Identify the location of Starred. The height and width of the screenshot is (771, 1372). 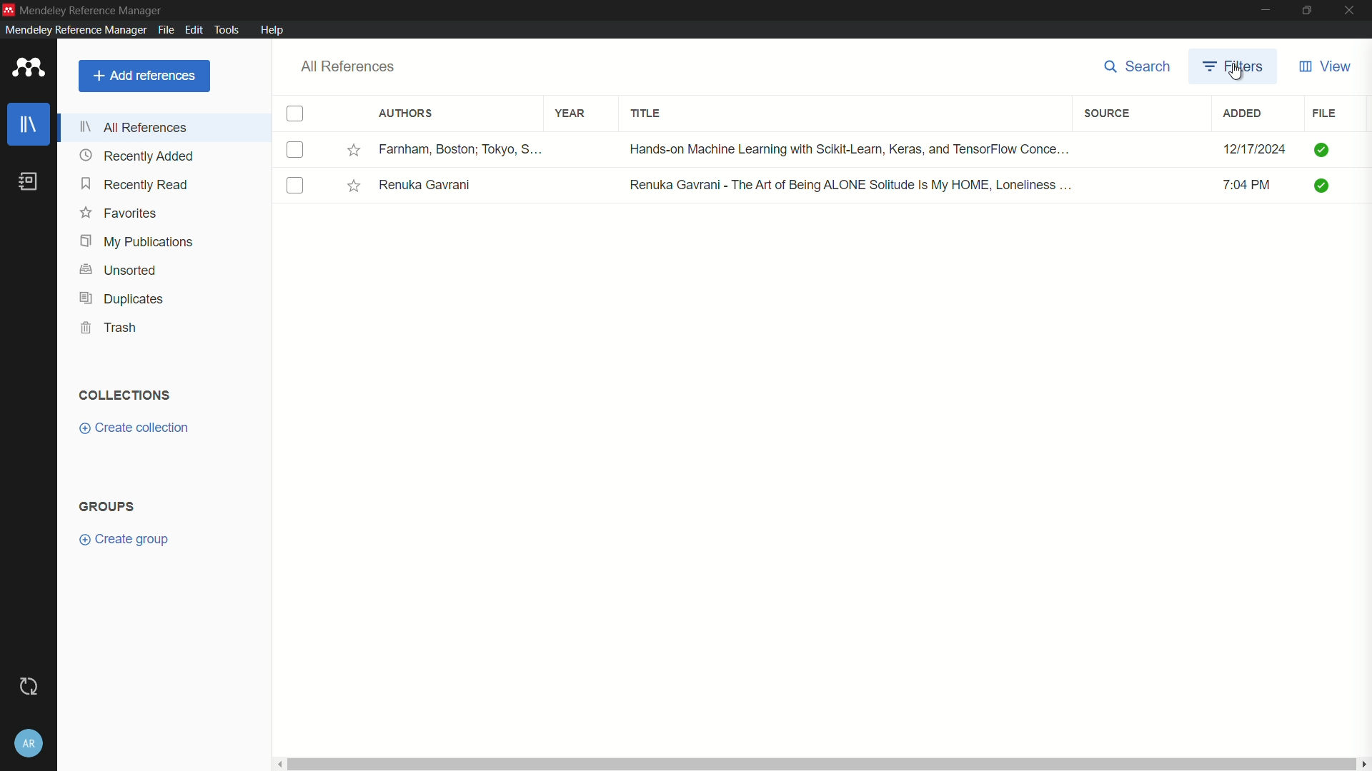
(353, 186).